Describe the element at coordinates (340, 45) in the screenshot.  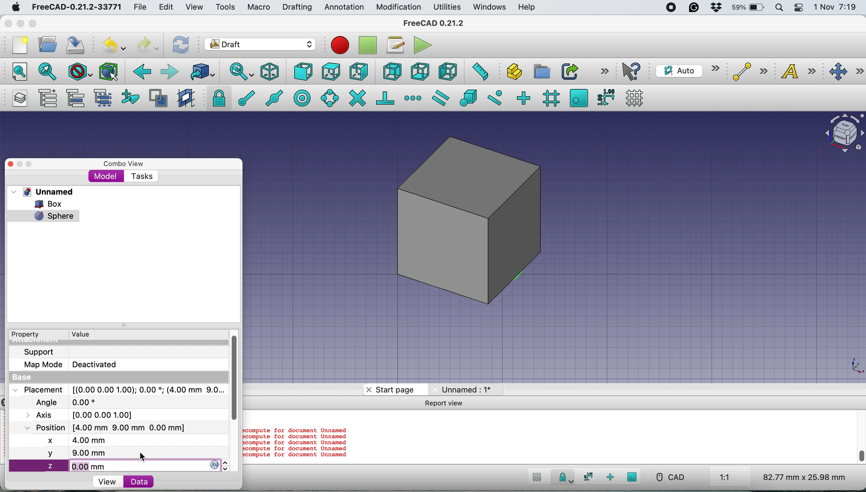
I see `record macros` at that location.